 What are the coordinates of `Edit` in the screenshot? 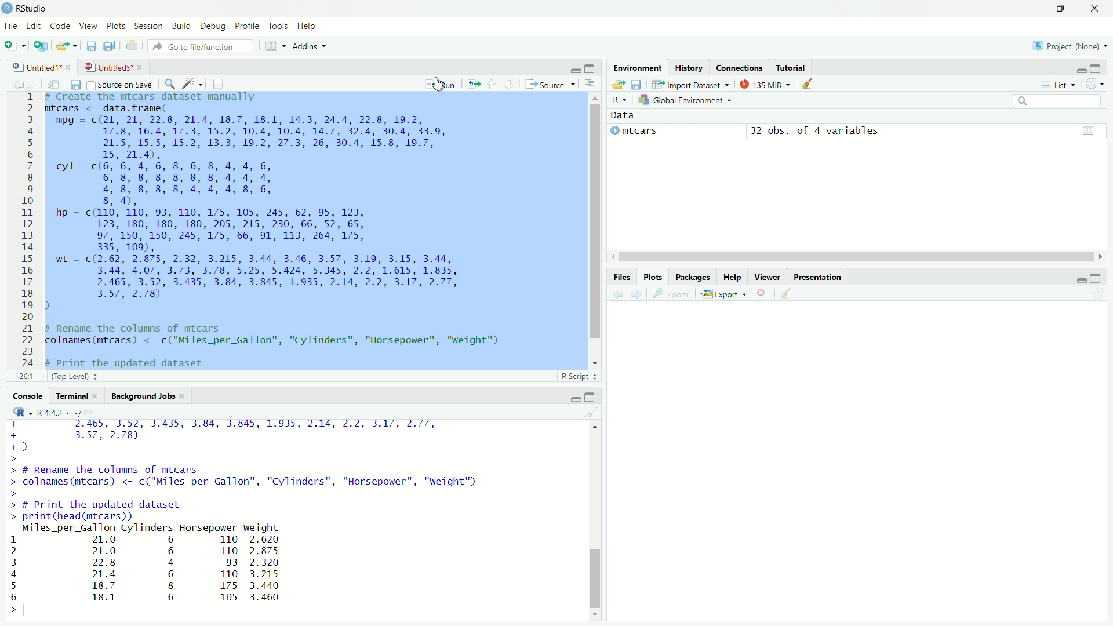 It's located at (33, 26).